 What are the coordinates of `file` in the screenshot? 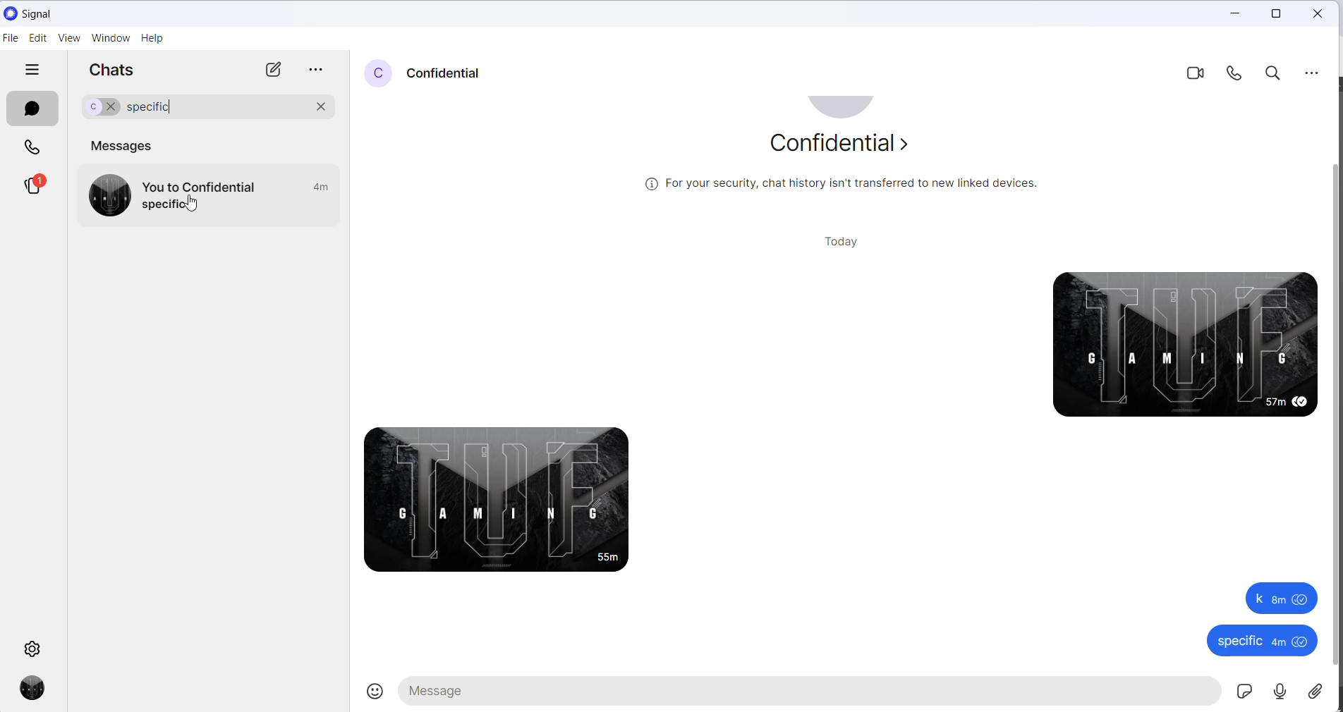 It's located at (11, 39).